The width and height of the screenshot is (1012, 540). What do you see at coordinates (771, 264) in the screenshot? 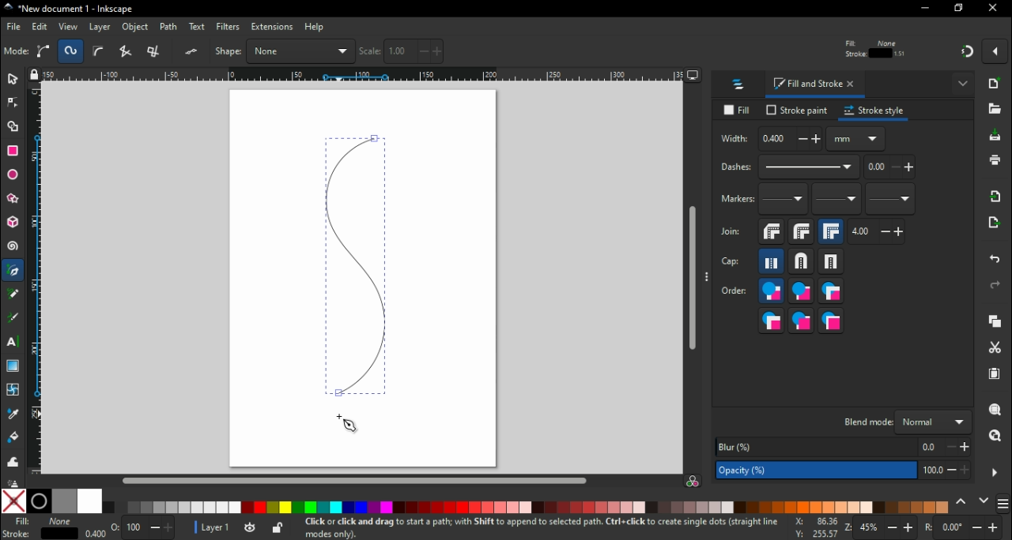
I see `butt` at bounding box center [771, 264].